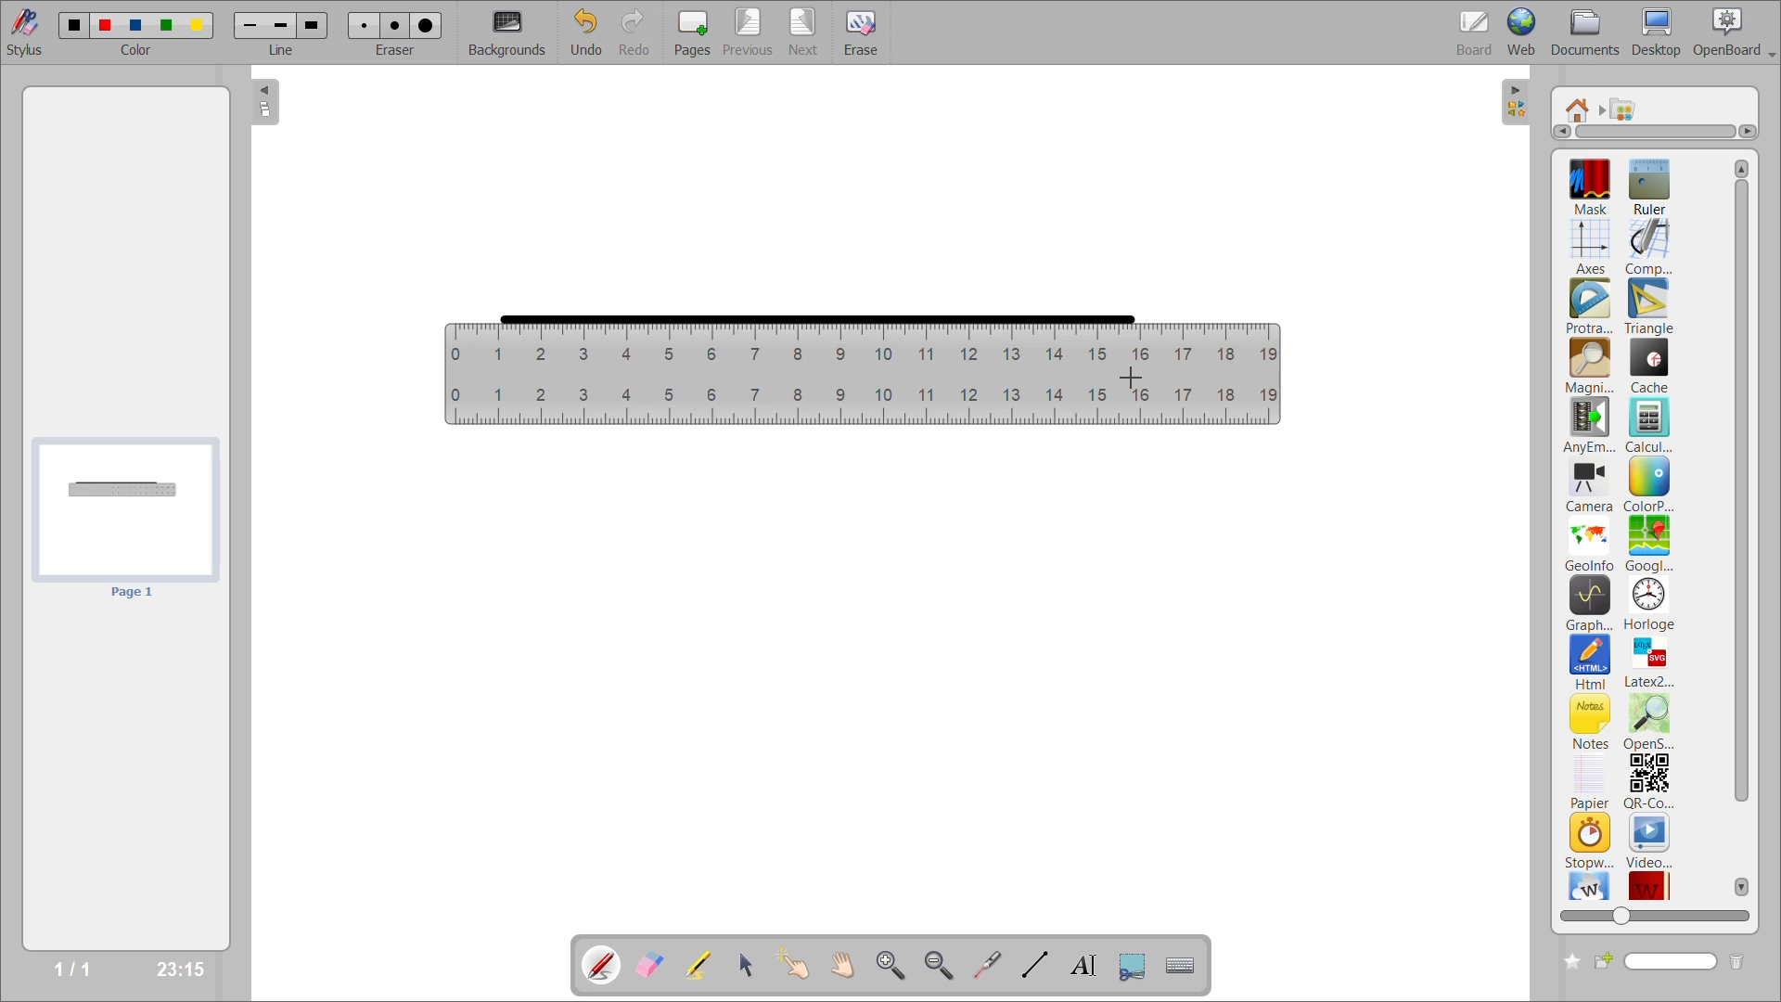  I want to click on openstreetmap, so click(1652, 723).